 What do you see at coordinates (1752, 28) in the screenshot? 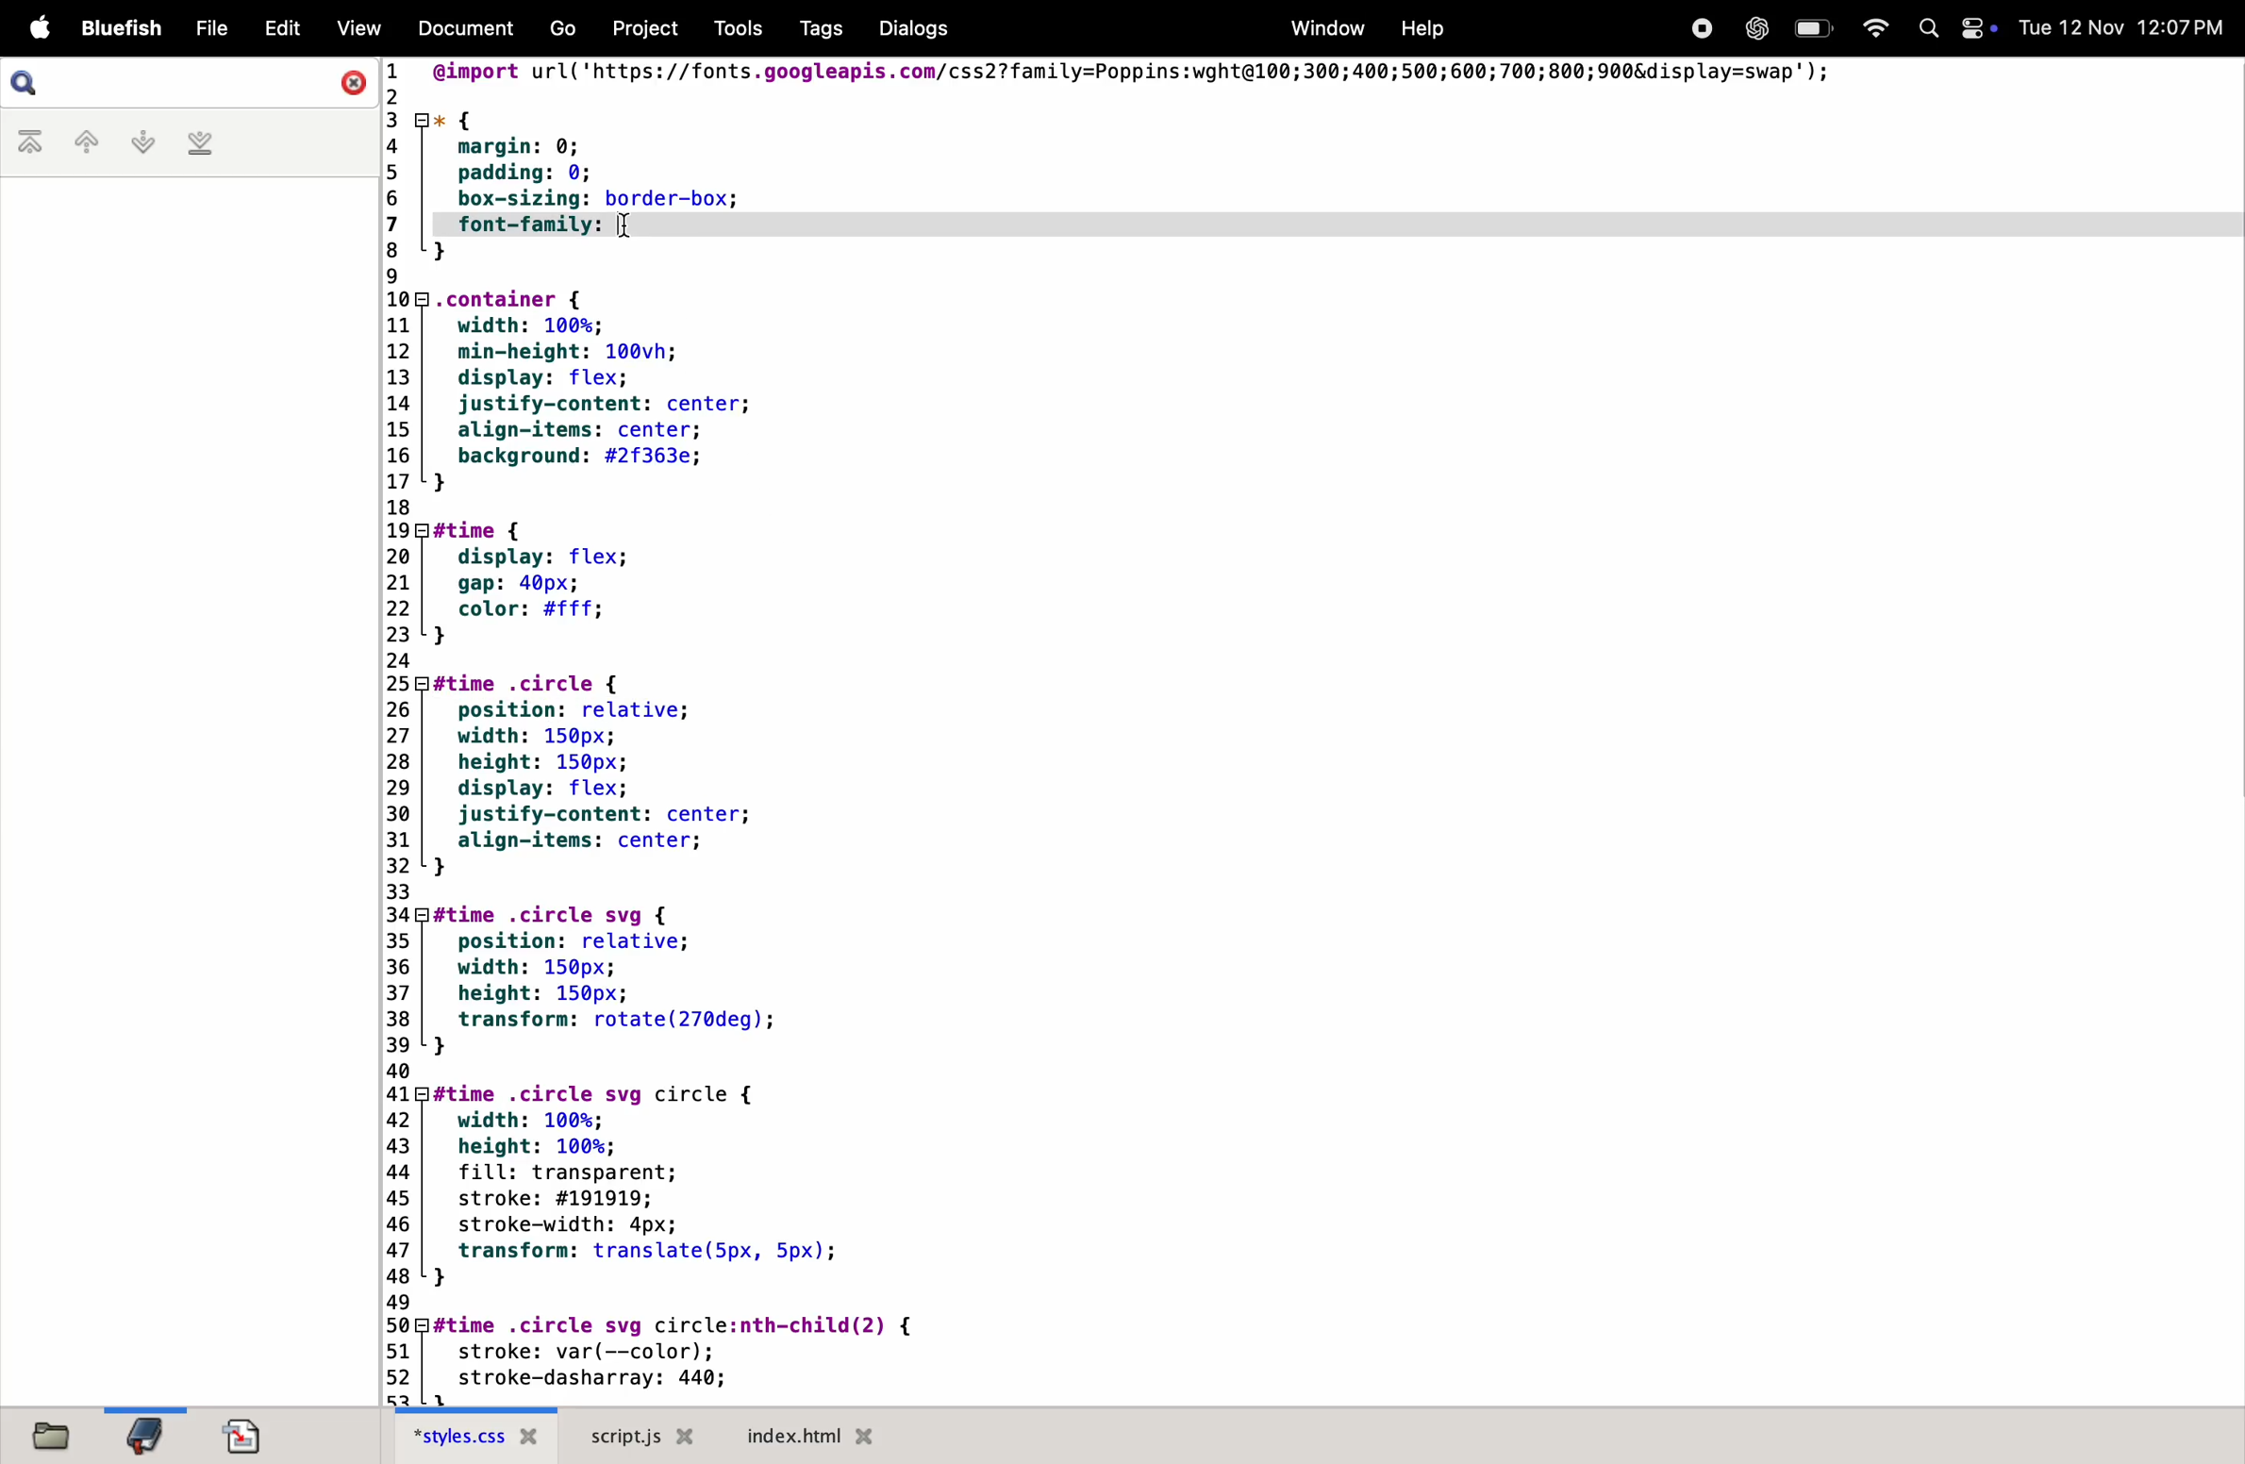
I see `chatgpt` at bounding box center [1752, 28].